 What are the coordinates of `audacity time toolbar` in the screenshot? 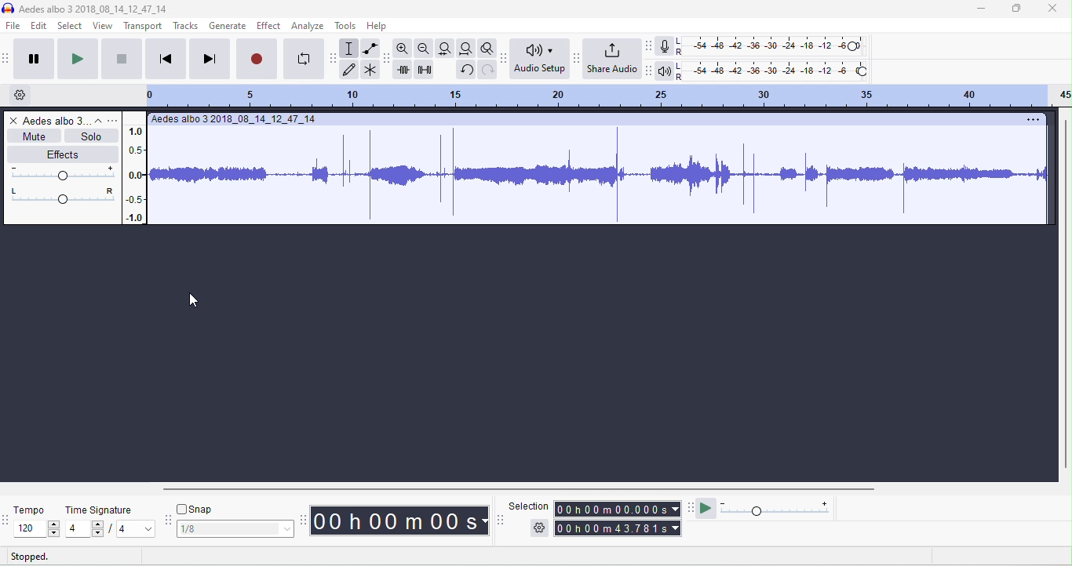 It's located at (303, 519).